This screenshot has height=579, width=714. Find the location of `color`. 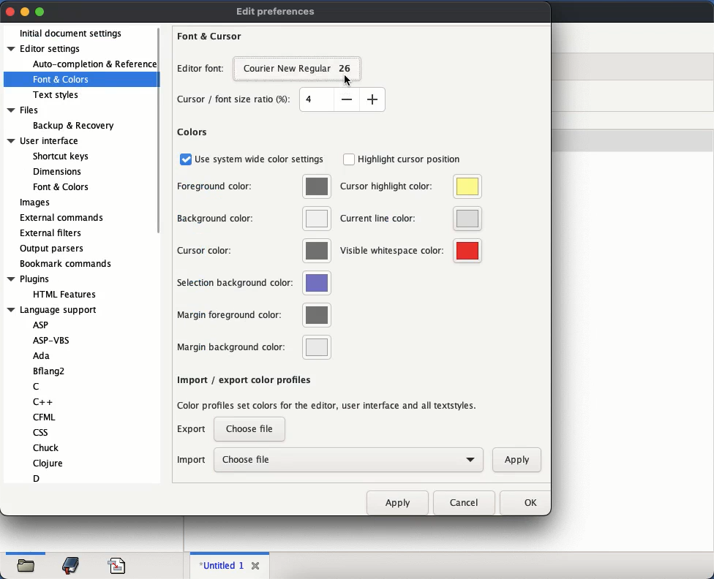

color is located at coordinates (317, 315).